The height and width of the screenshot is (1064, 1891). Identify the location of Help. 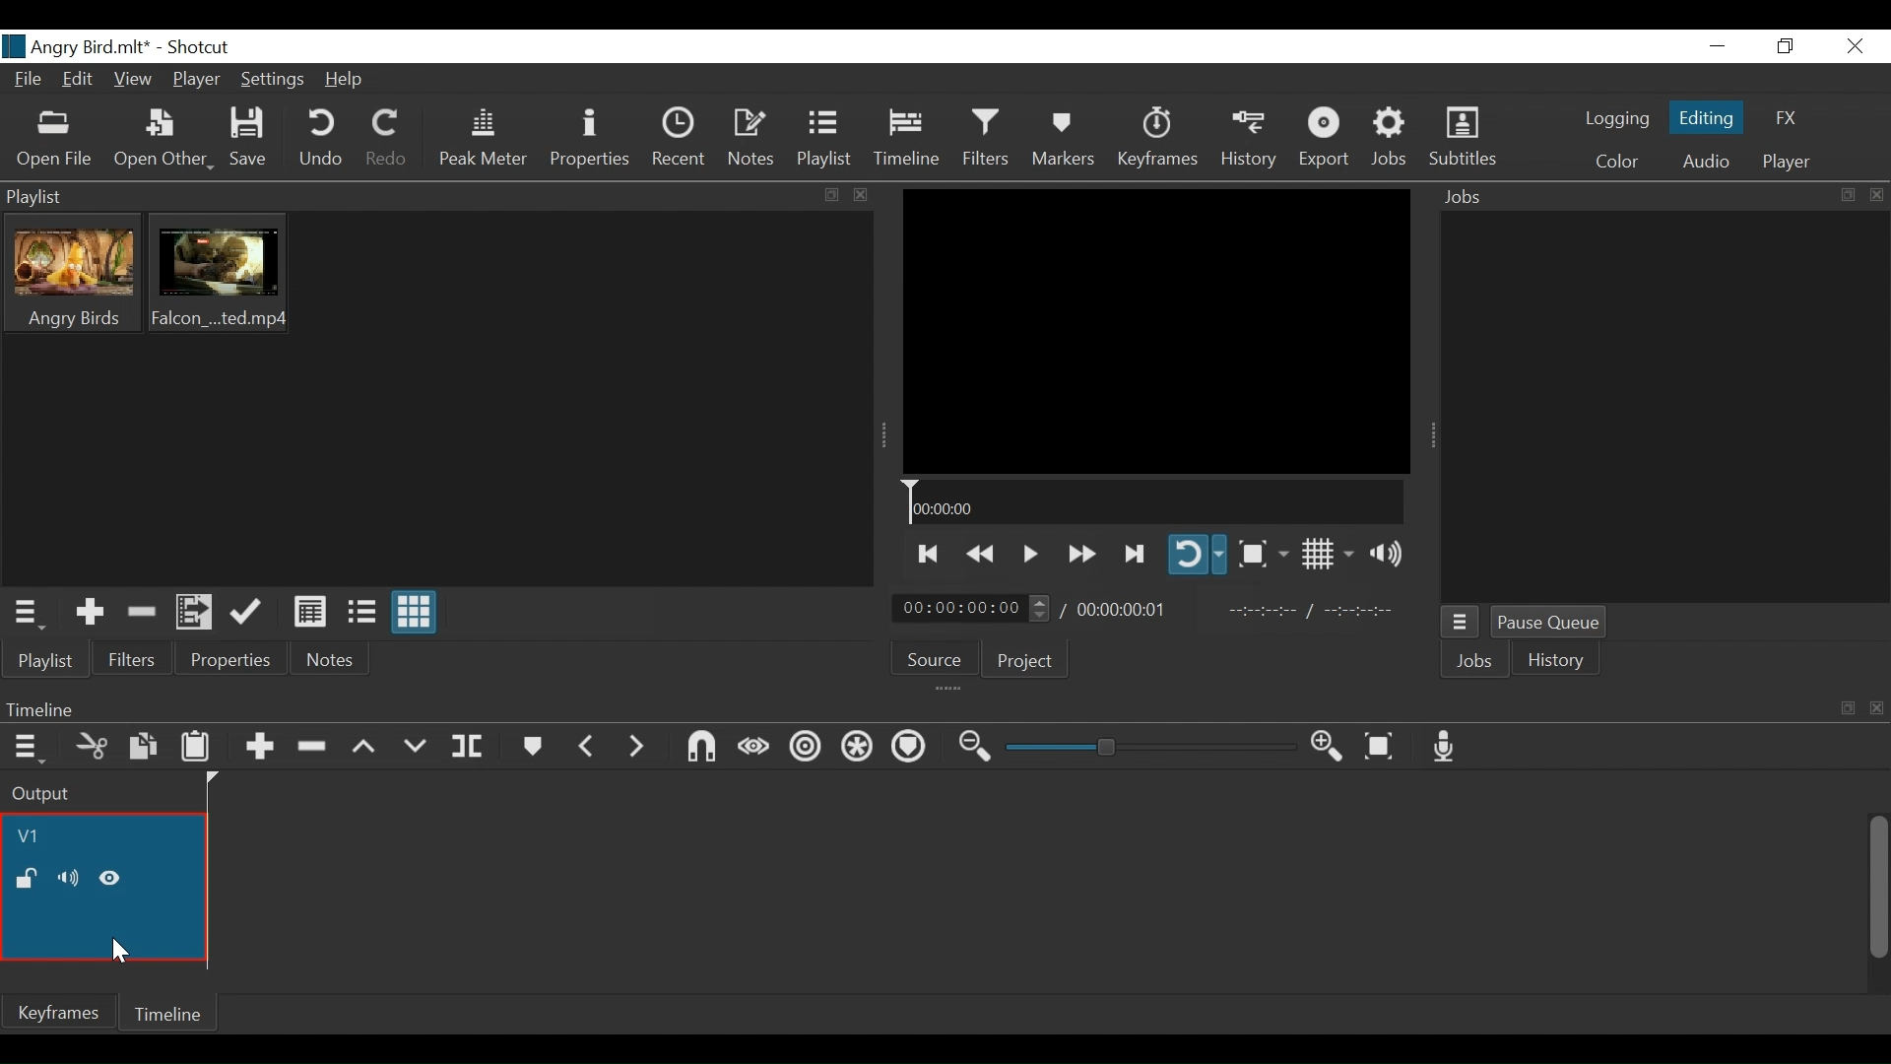
(346, 80).